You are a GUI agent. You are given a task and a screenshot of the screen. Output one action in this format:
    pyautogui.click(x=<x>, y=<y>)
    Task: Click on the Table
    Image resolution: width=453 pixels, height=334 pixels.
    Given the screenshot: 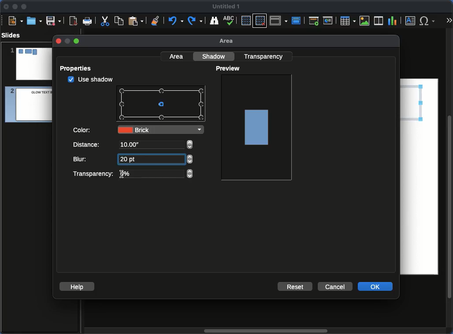 What is the action you would take?
    pyautogui.click(x=347, y=20)
    